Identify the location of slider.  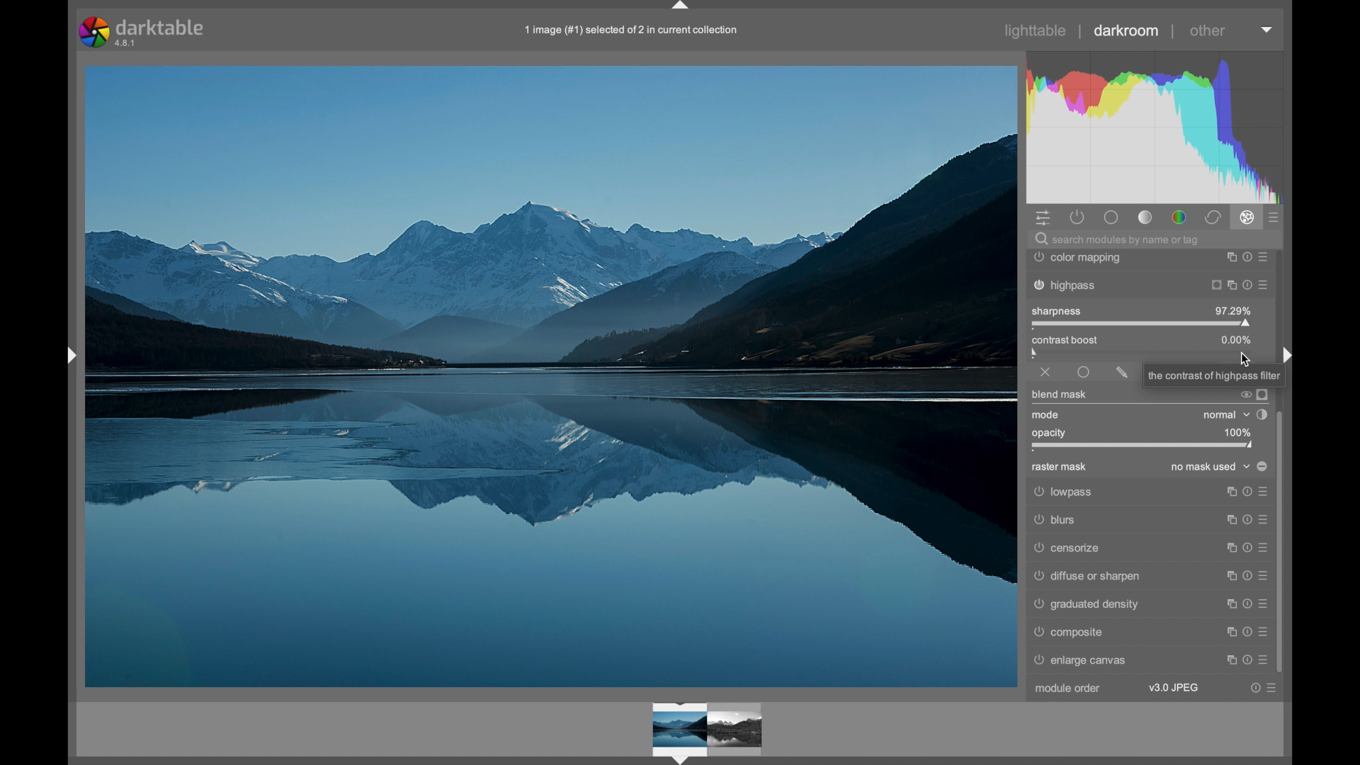
(1143, 324).